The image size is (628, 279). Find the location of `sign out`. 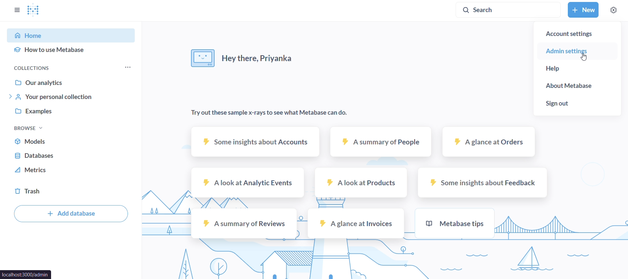

sign out is located at coordinates (577, 106).